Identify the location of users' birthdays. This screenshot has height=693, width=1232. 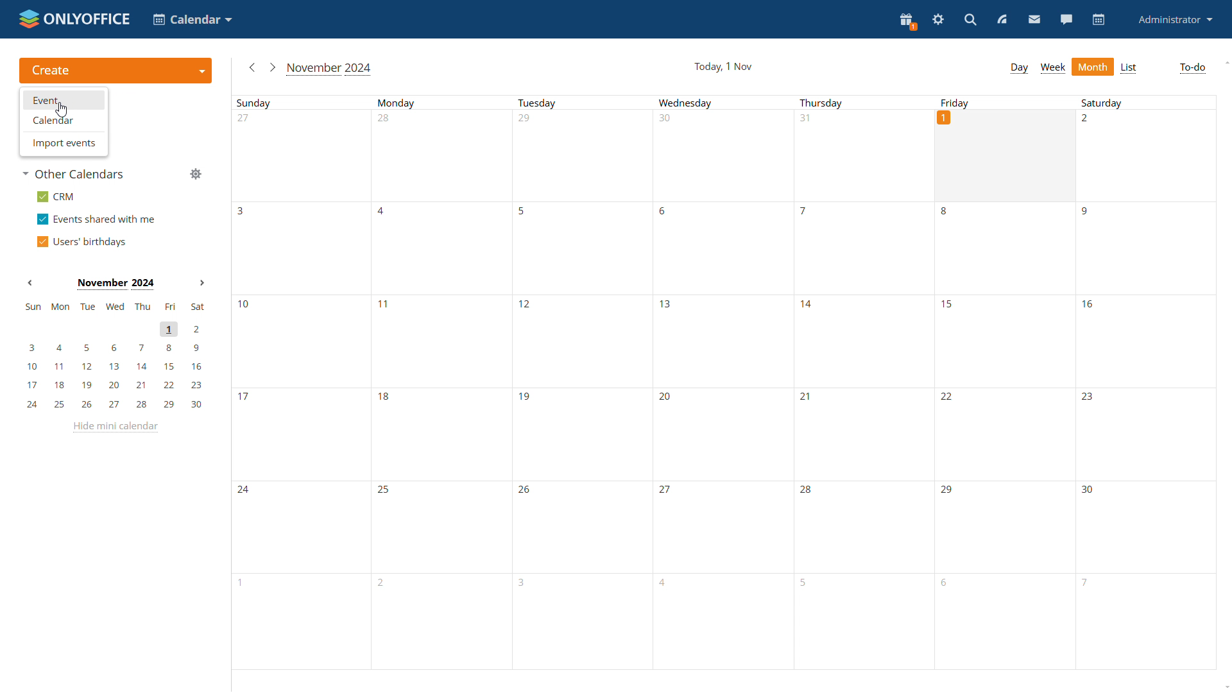
(81, 241).